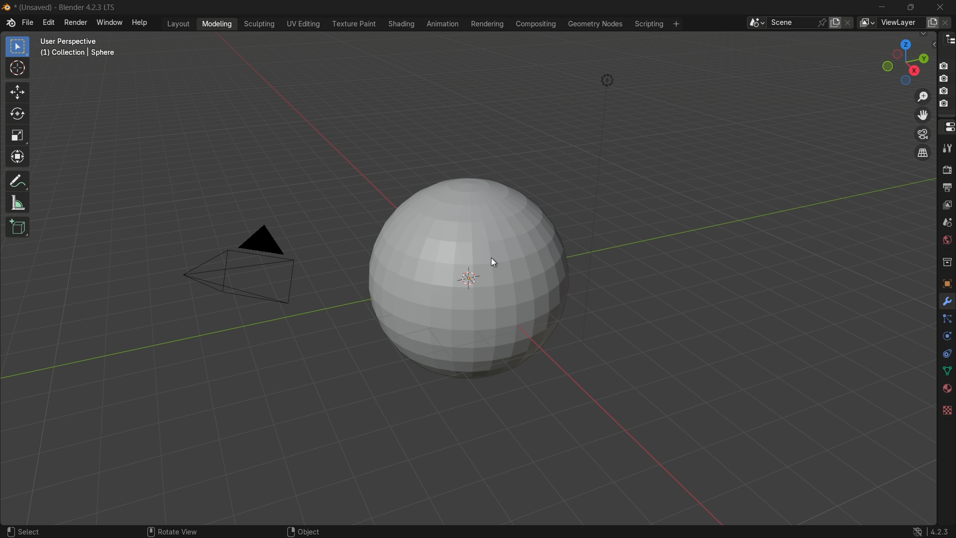  Describe the element at coordinates (537, 24) in the screenshot. I see `compositing menu` at that location.